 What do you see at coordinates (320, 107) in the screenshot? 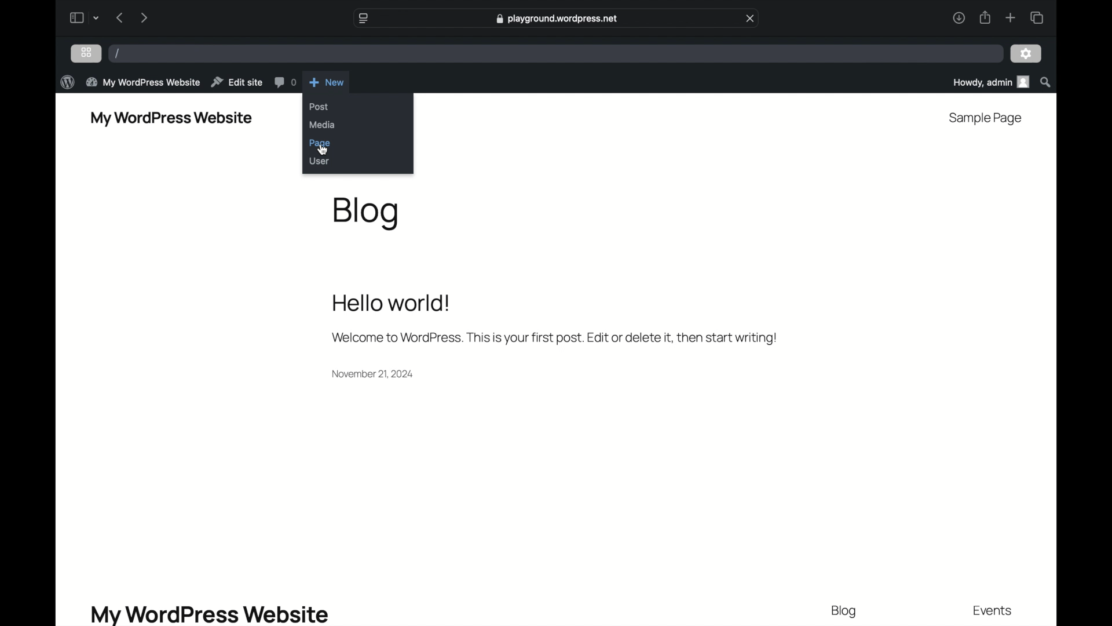
I see `post` at bounding box center [320, 107].